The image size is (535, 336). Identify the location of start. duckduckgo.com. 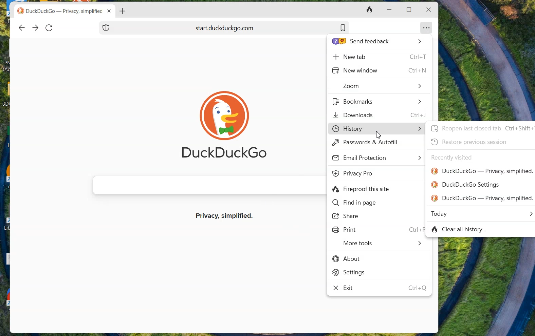
(241, 27).